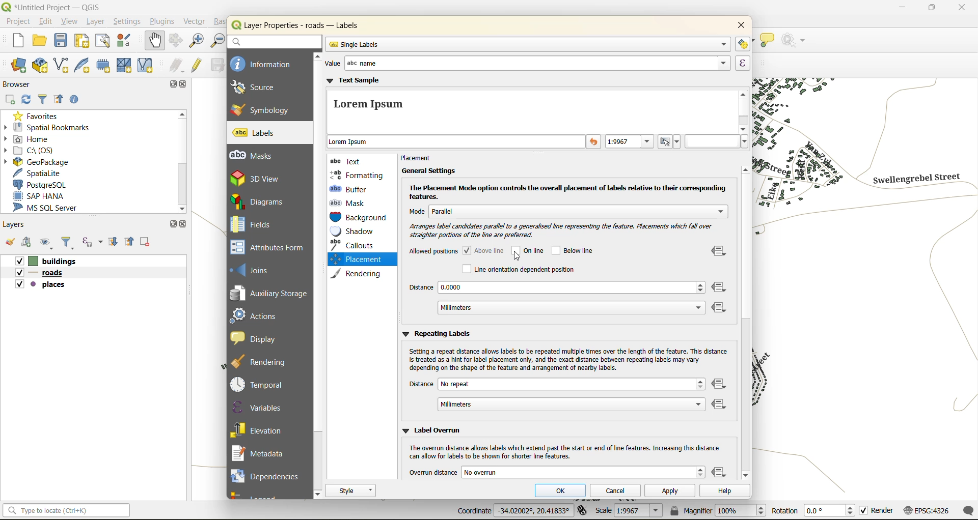 Image resolution: width=978 pixels, height=520 pixels. What do you see at coordinates (130, 243) in the screenshot?
I see `collapse all` at bounding box center [130, 243].